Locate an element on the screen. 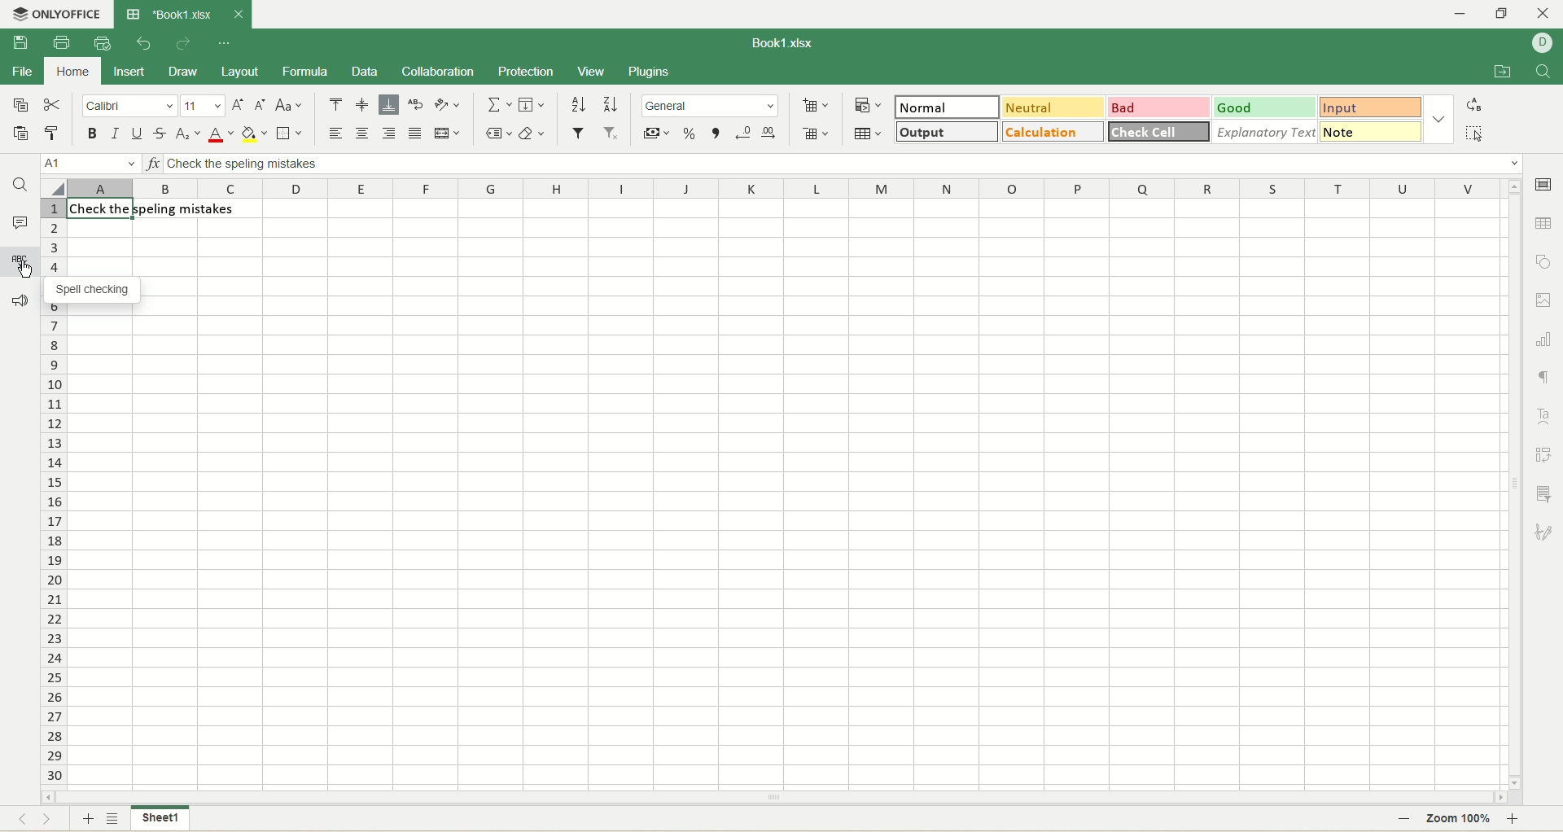 The width and height of the screenshot is (1563, 832). insert function is located at coordinates (152, 164).